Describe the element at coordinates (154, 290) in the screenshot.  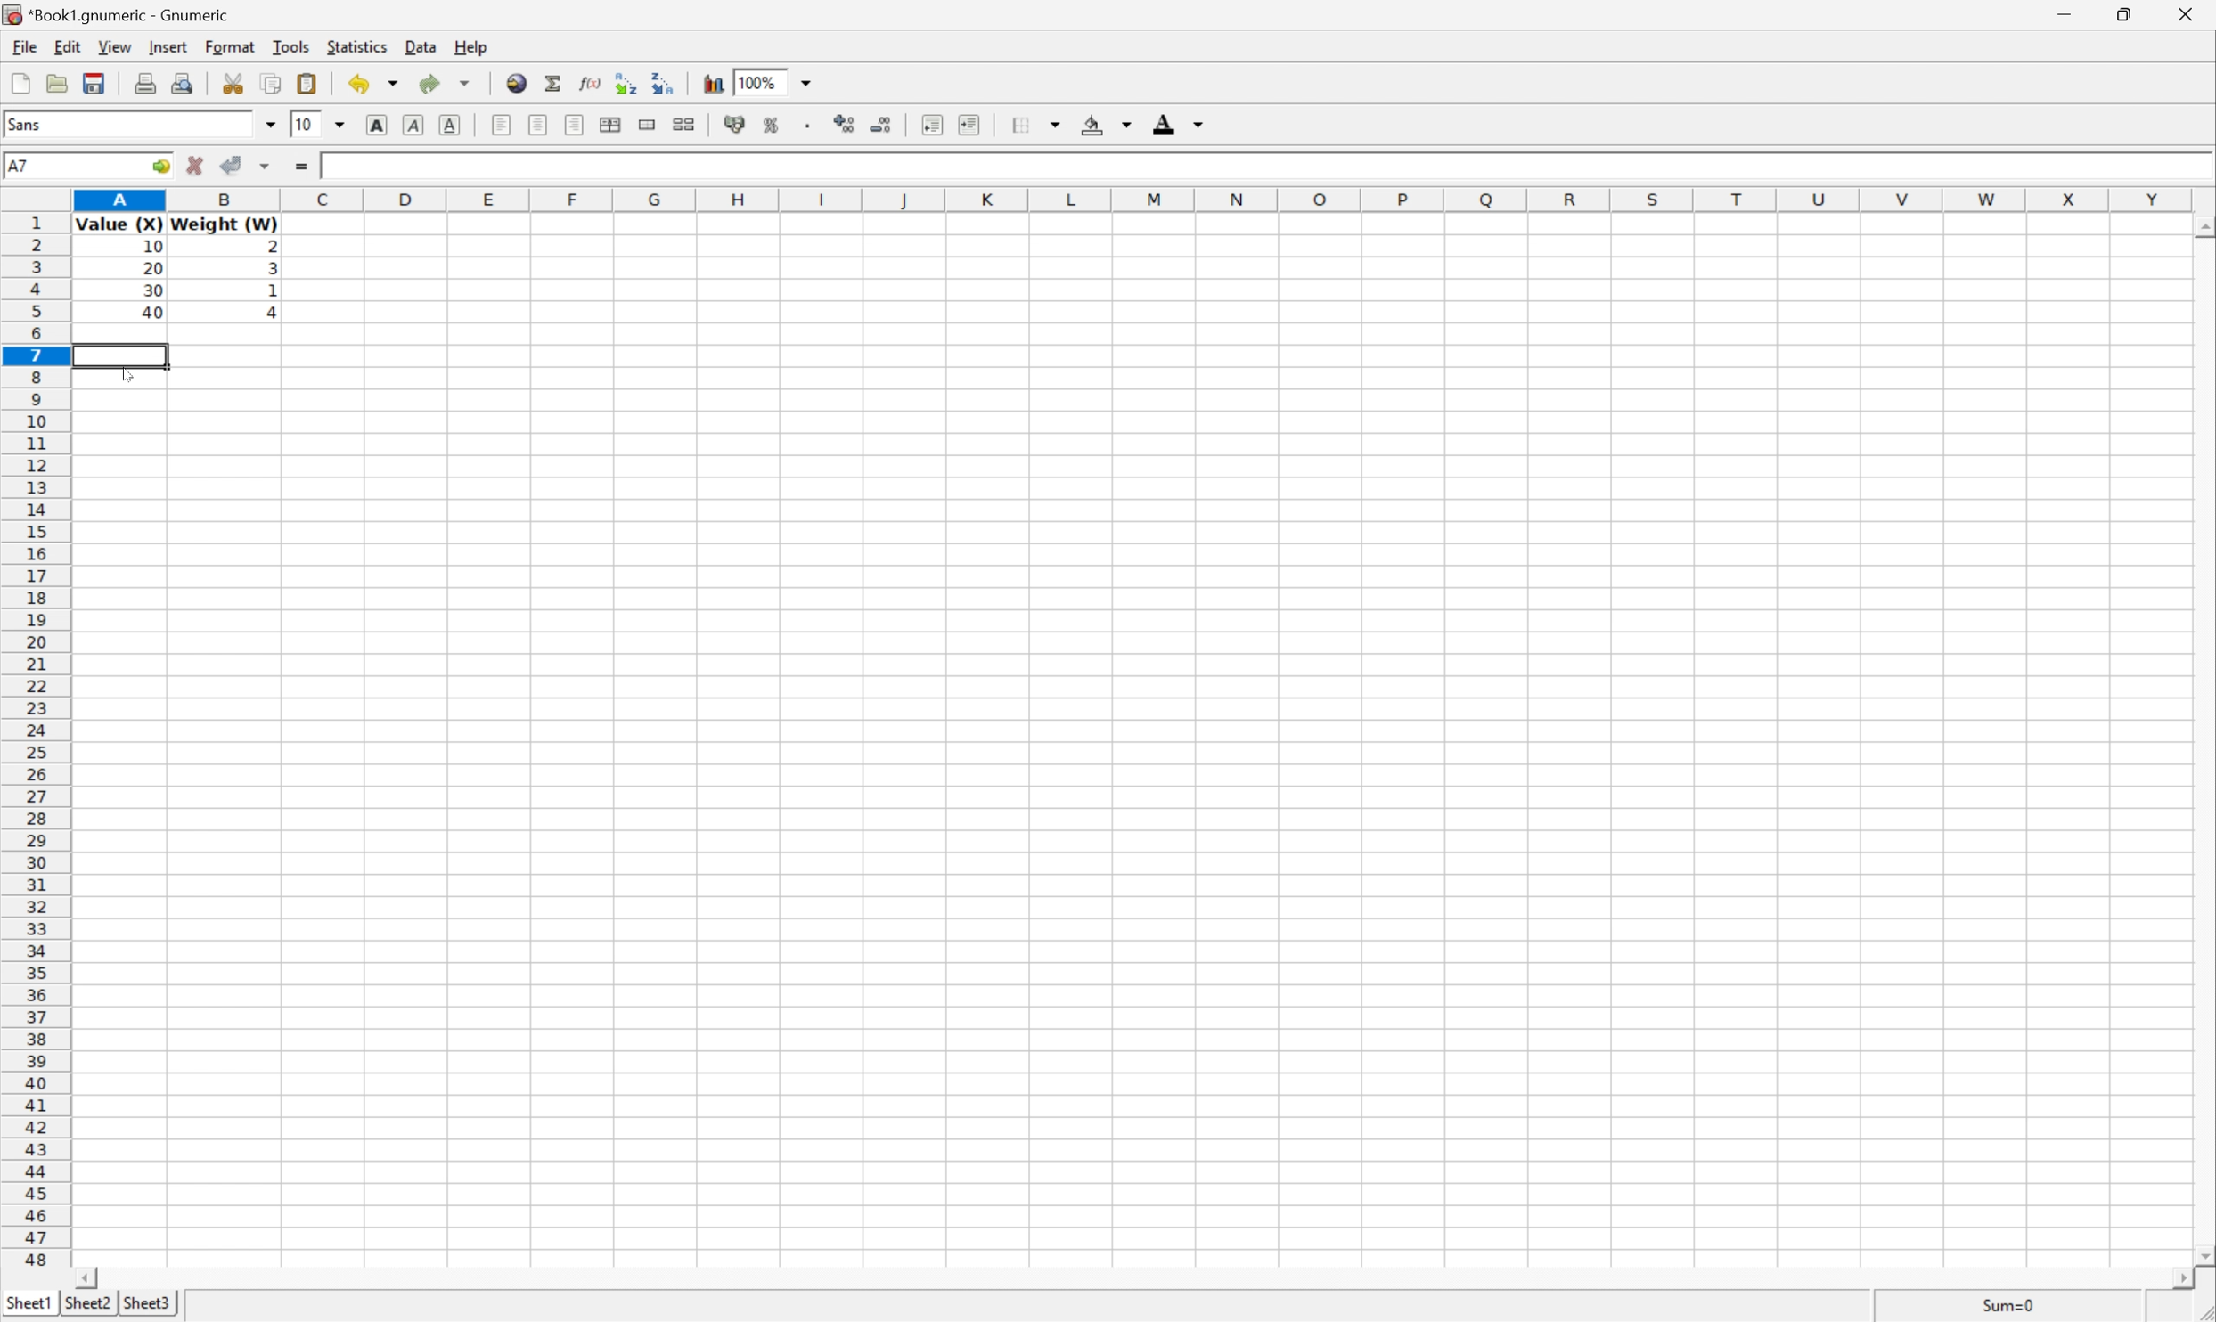
I see `30` at that location.